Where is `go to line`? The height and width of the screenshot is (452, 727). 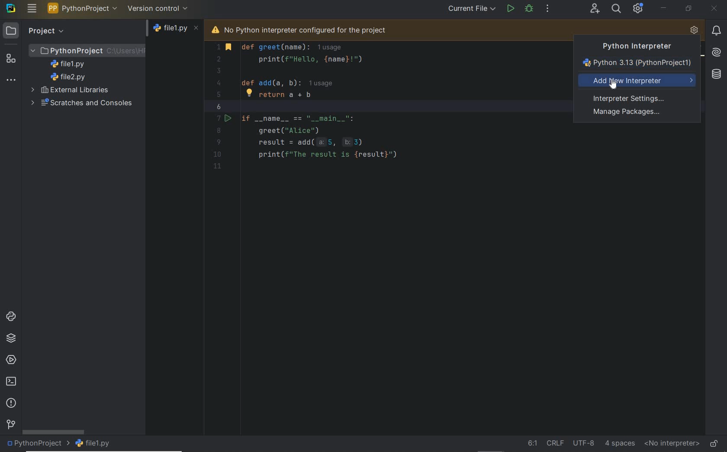
go to line is located at coordinates (532, 443).